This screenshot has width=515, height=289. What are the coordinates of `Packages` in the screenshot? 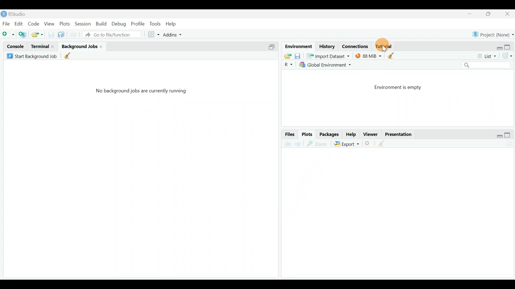 It's located at (329, 134).